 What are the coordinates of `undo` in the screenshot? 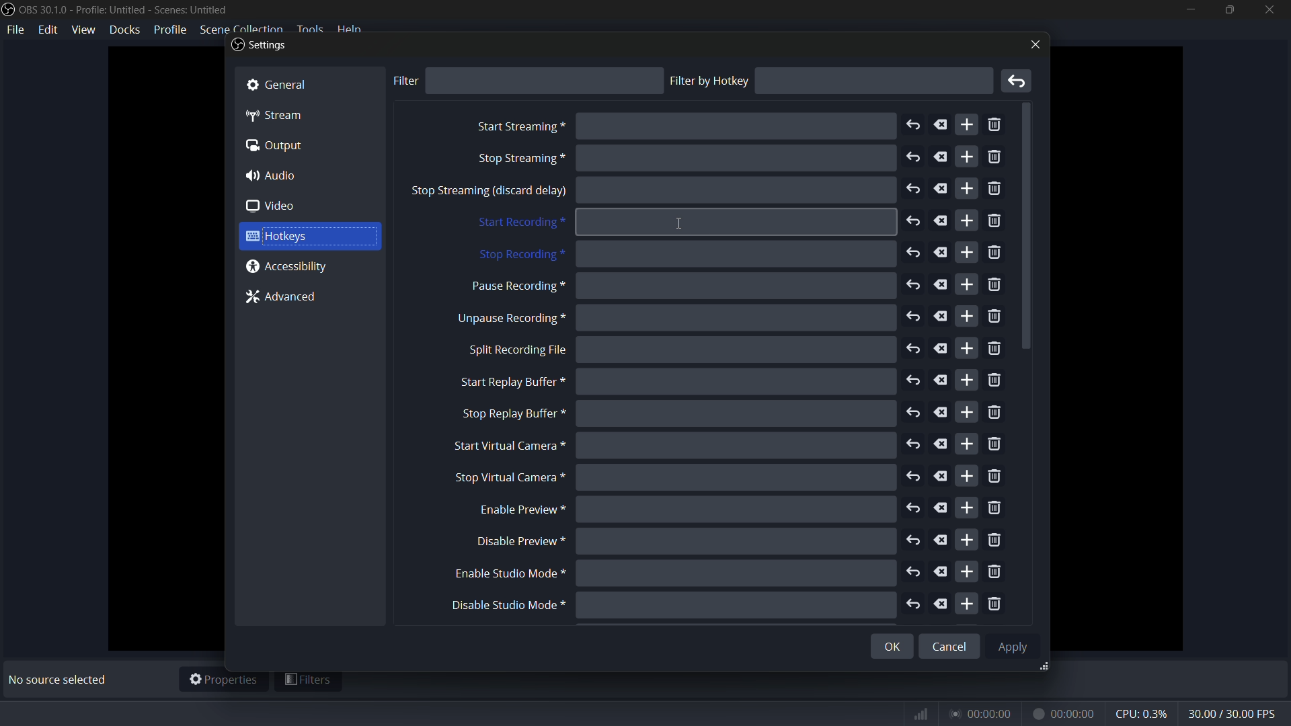 It's located at (914, 380).